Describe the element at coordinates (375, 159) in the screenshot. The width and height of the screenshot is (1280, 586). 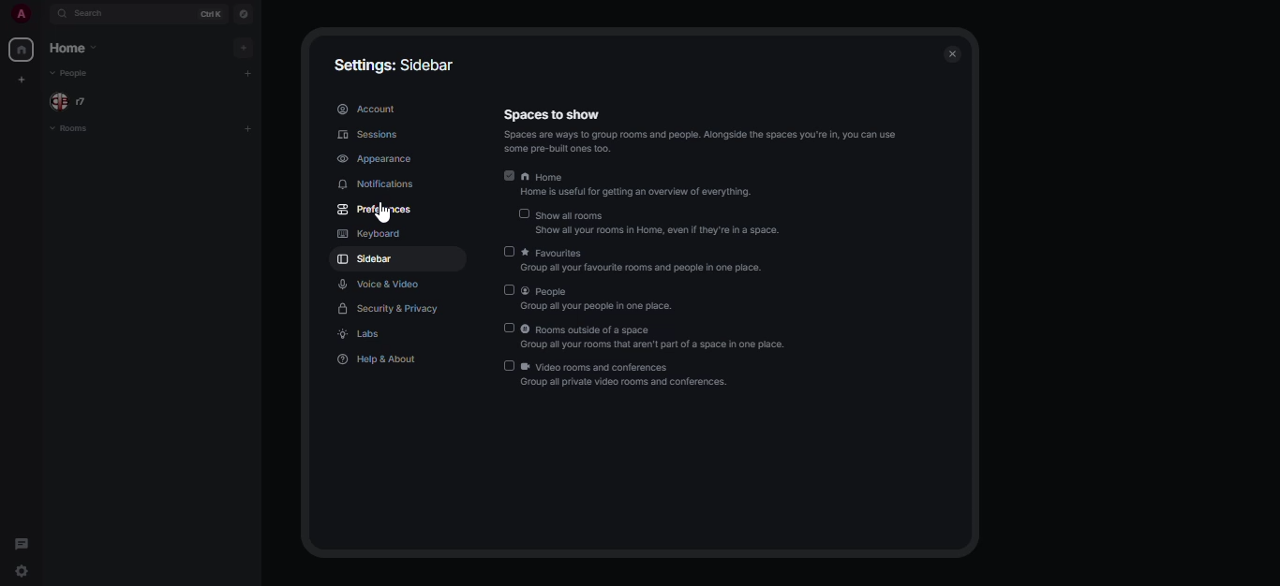
I see `appearance` at that location.